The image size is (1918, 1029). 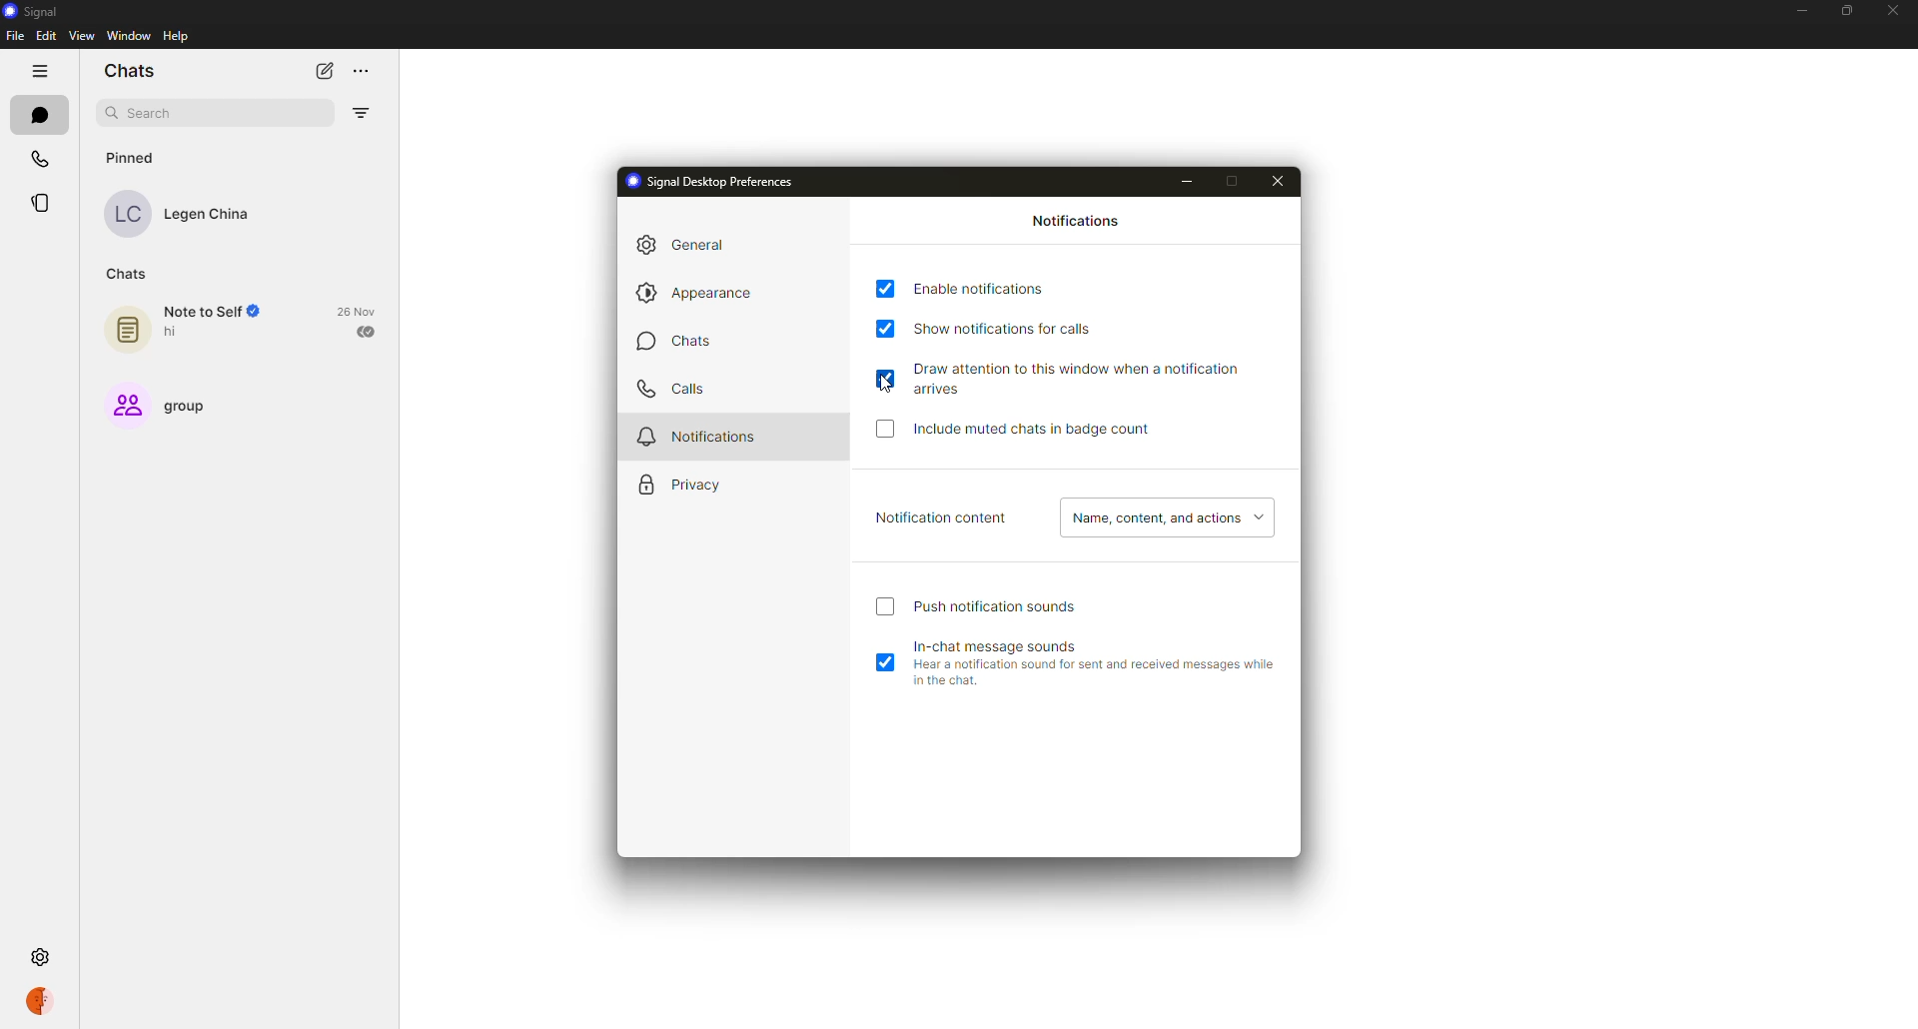 What do you see at coordinates (368, 331) in the screenshot?
I see `sent` at bounding box center [368, 331].